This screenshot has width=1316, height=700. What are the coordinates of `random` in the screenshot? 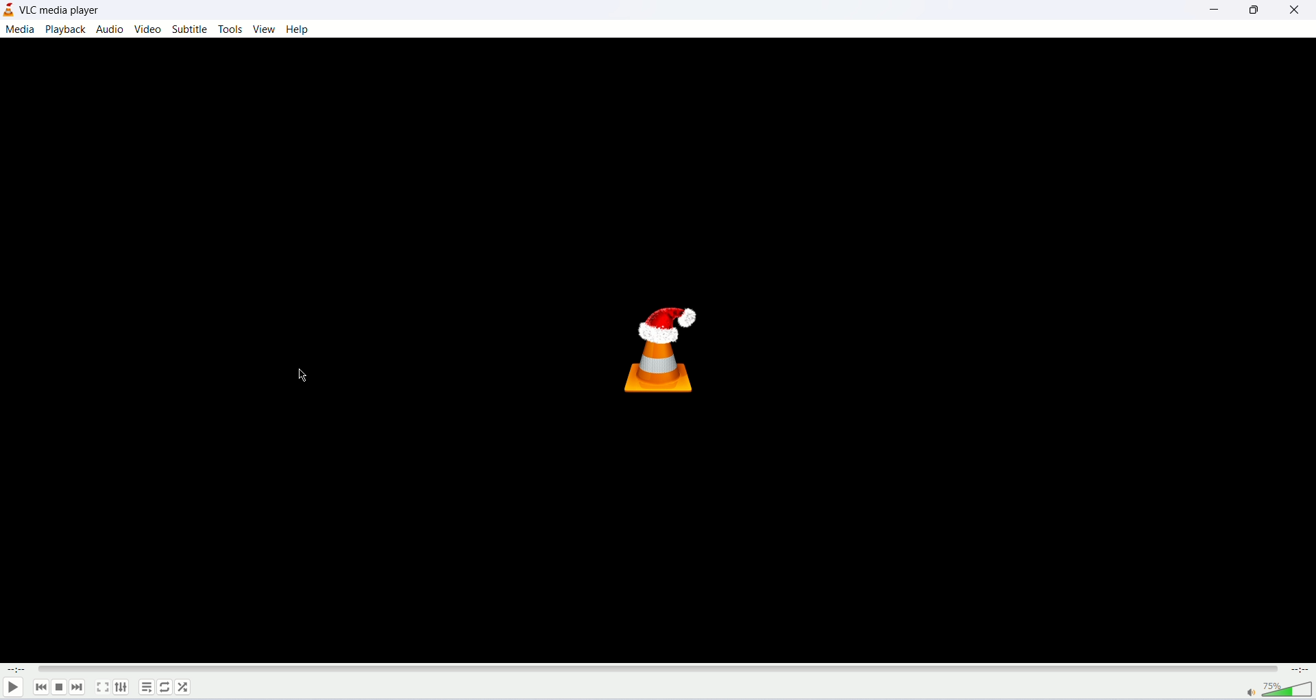 It's located at (184, 688).